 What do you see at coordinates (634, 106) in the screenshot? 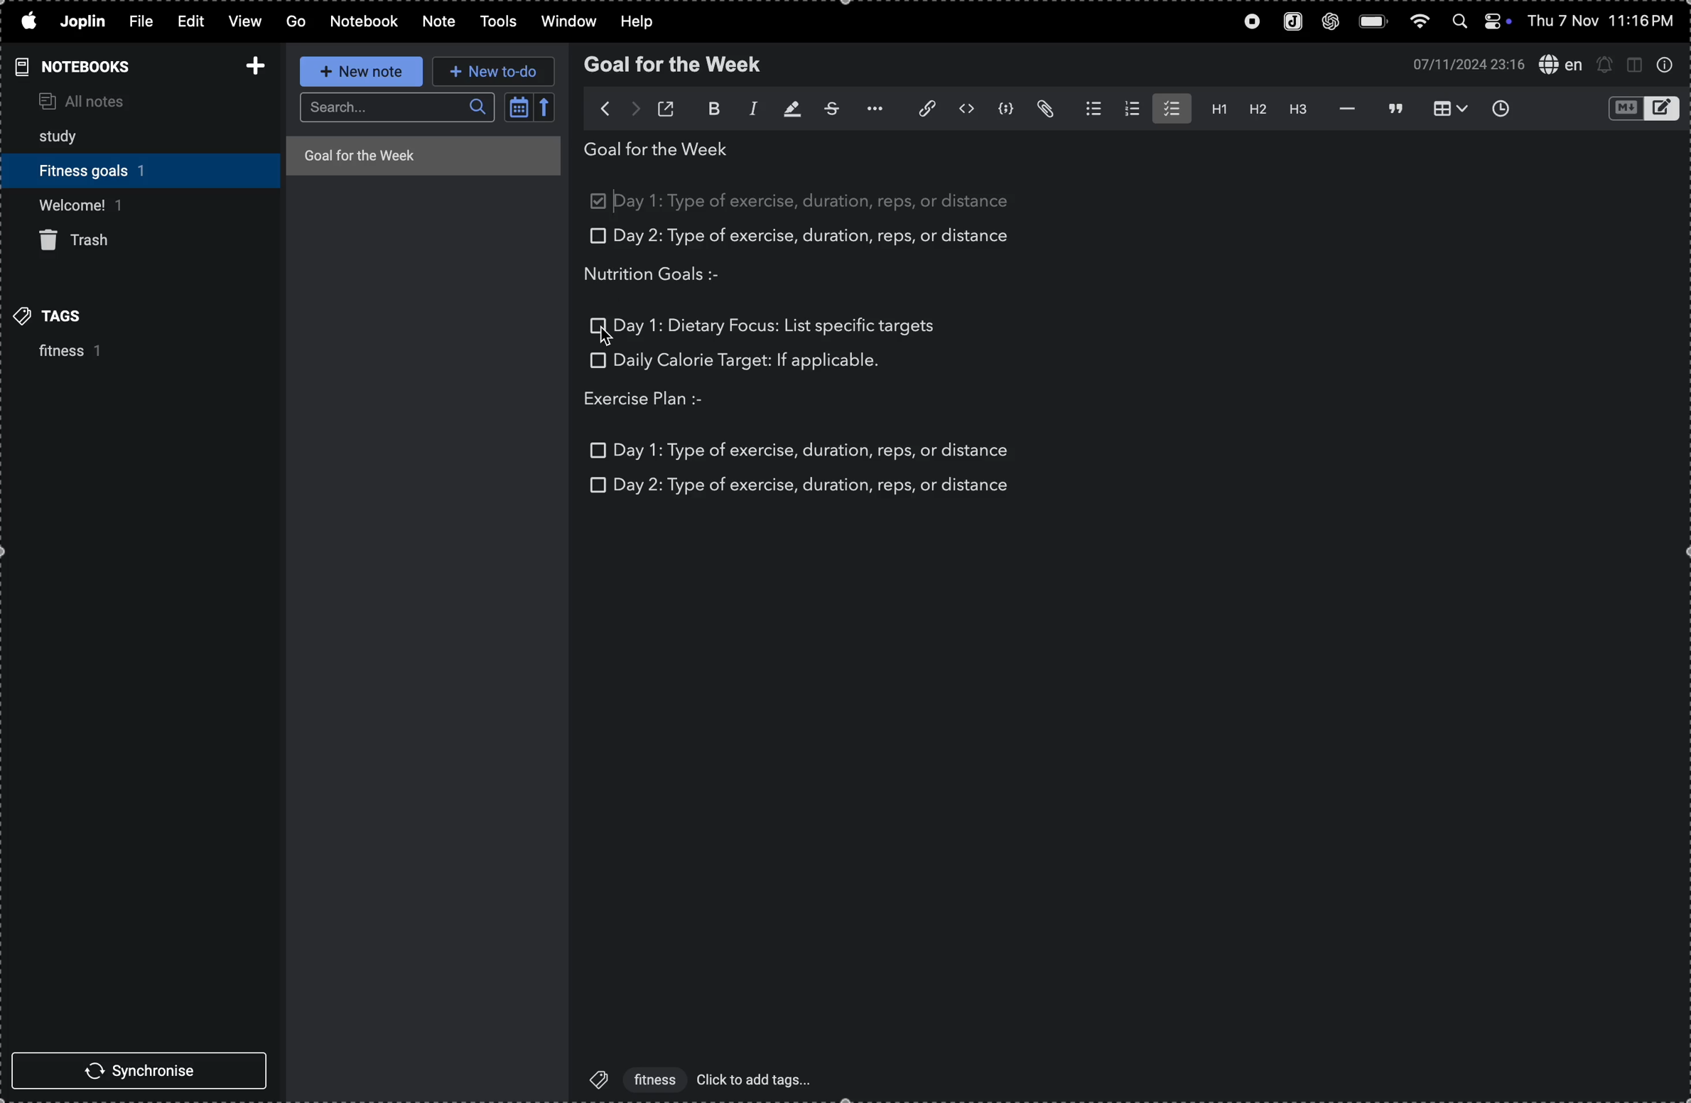
I see `forward` at bounding box center [634, 106].